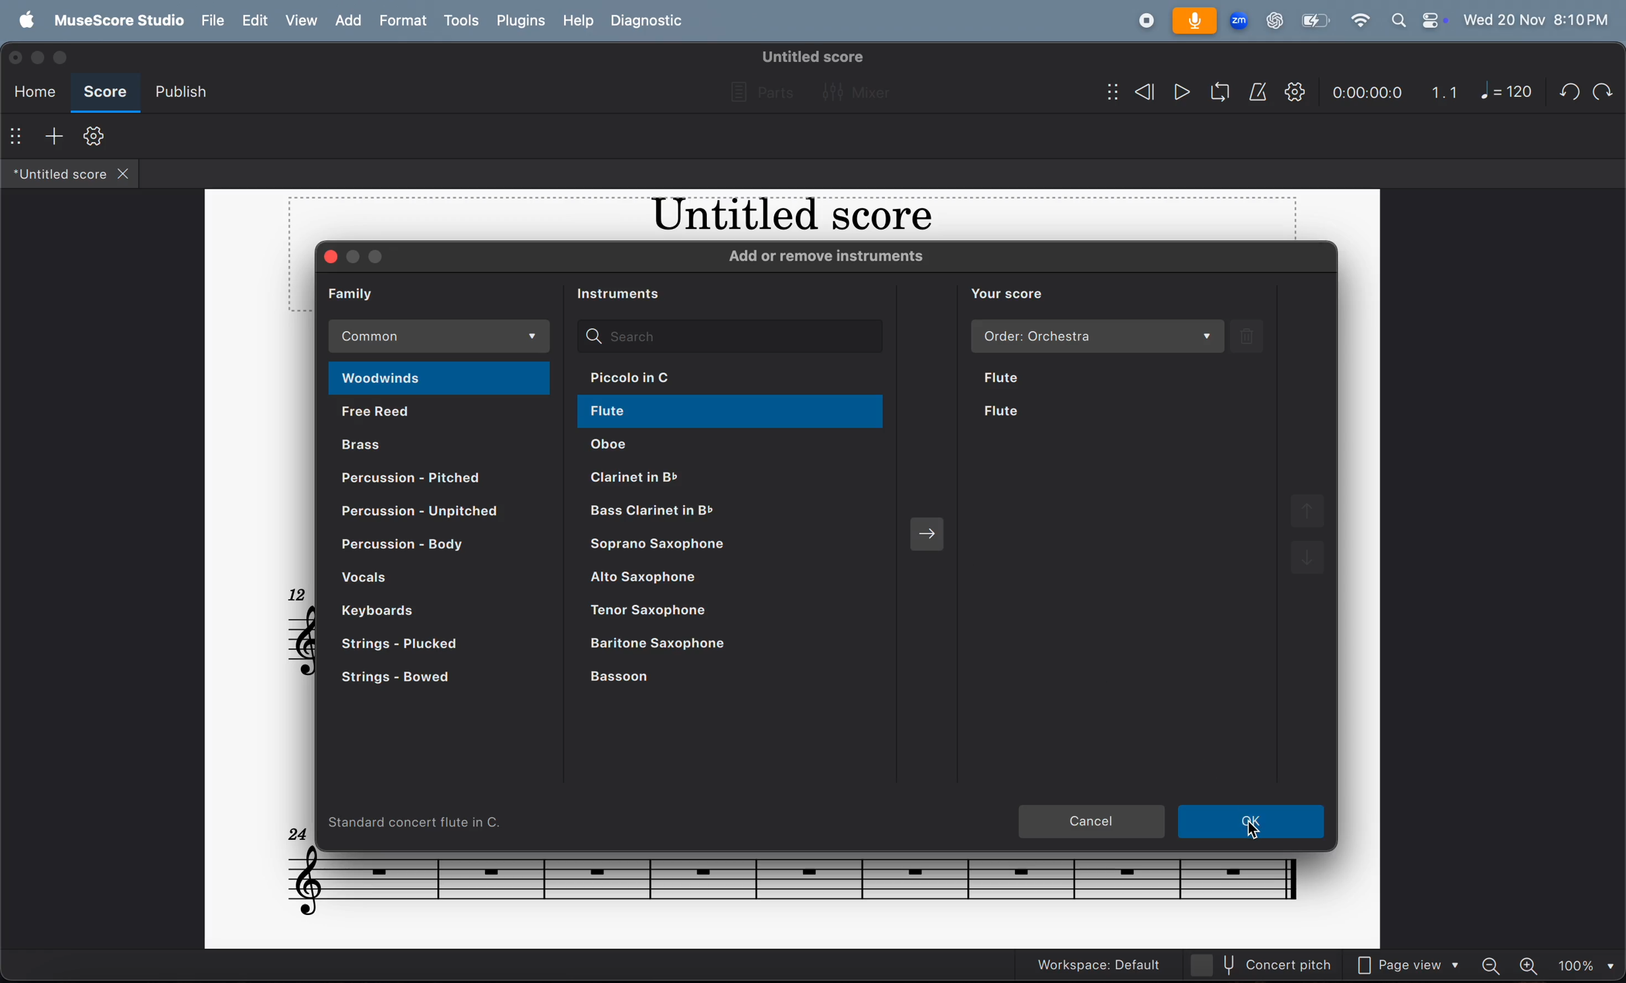  I want to click on set zoom - 100%, so click(1584, 965).